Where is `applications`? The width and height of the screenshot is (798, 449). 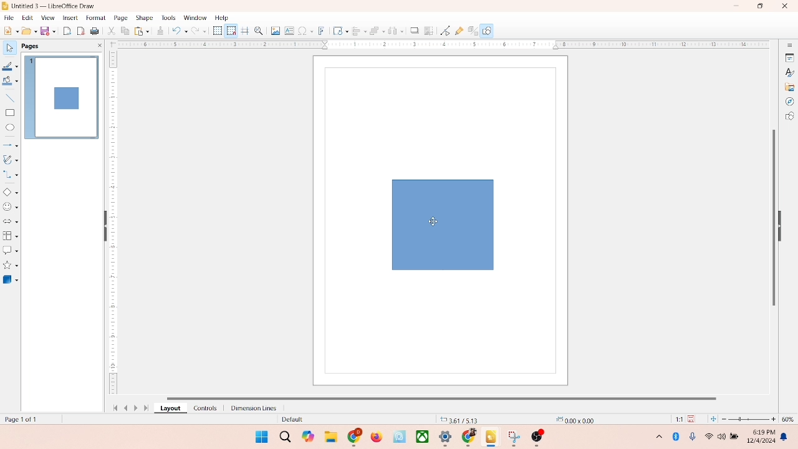
applications is located at coordinates (449, 438).